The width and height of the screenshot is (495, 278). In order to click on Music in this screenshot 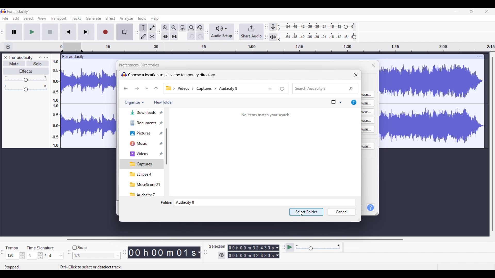, I will do `click(143, 143)`.